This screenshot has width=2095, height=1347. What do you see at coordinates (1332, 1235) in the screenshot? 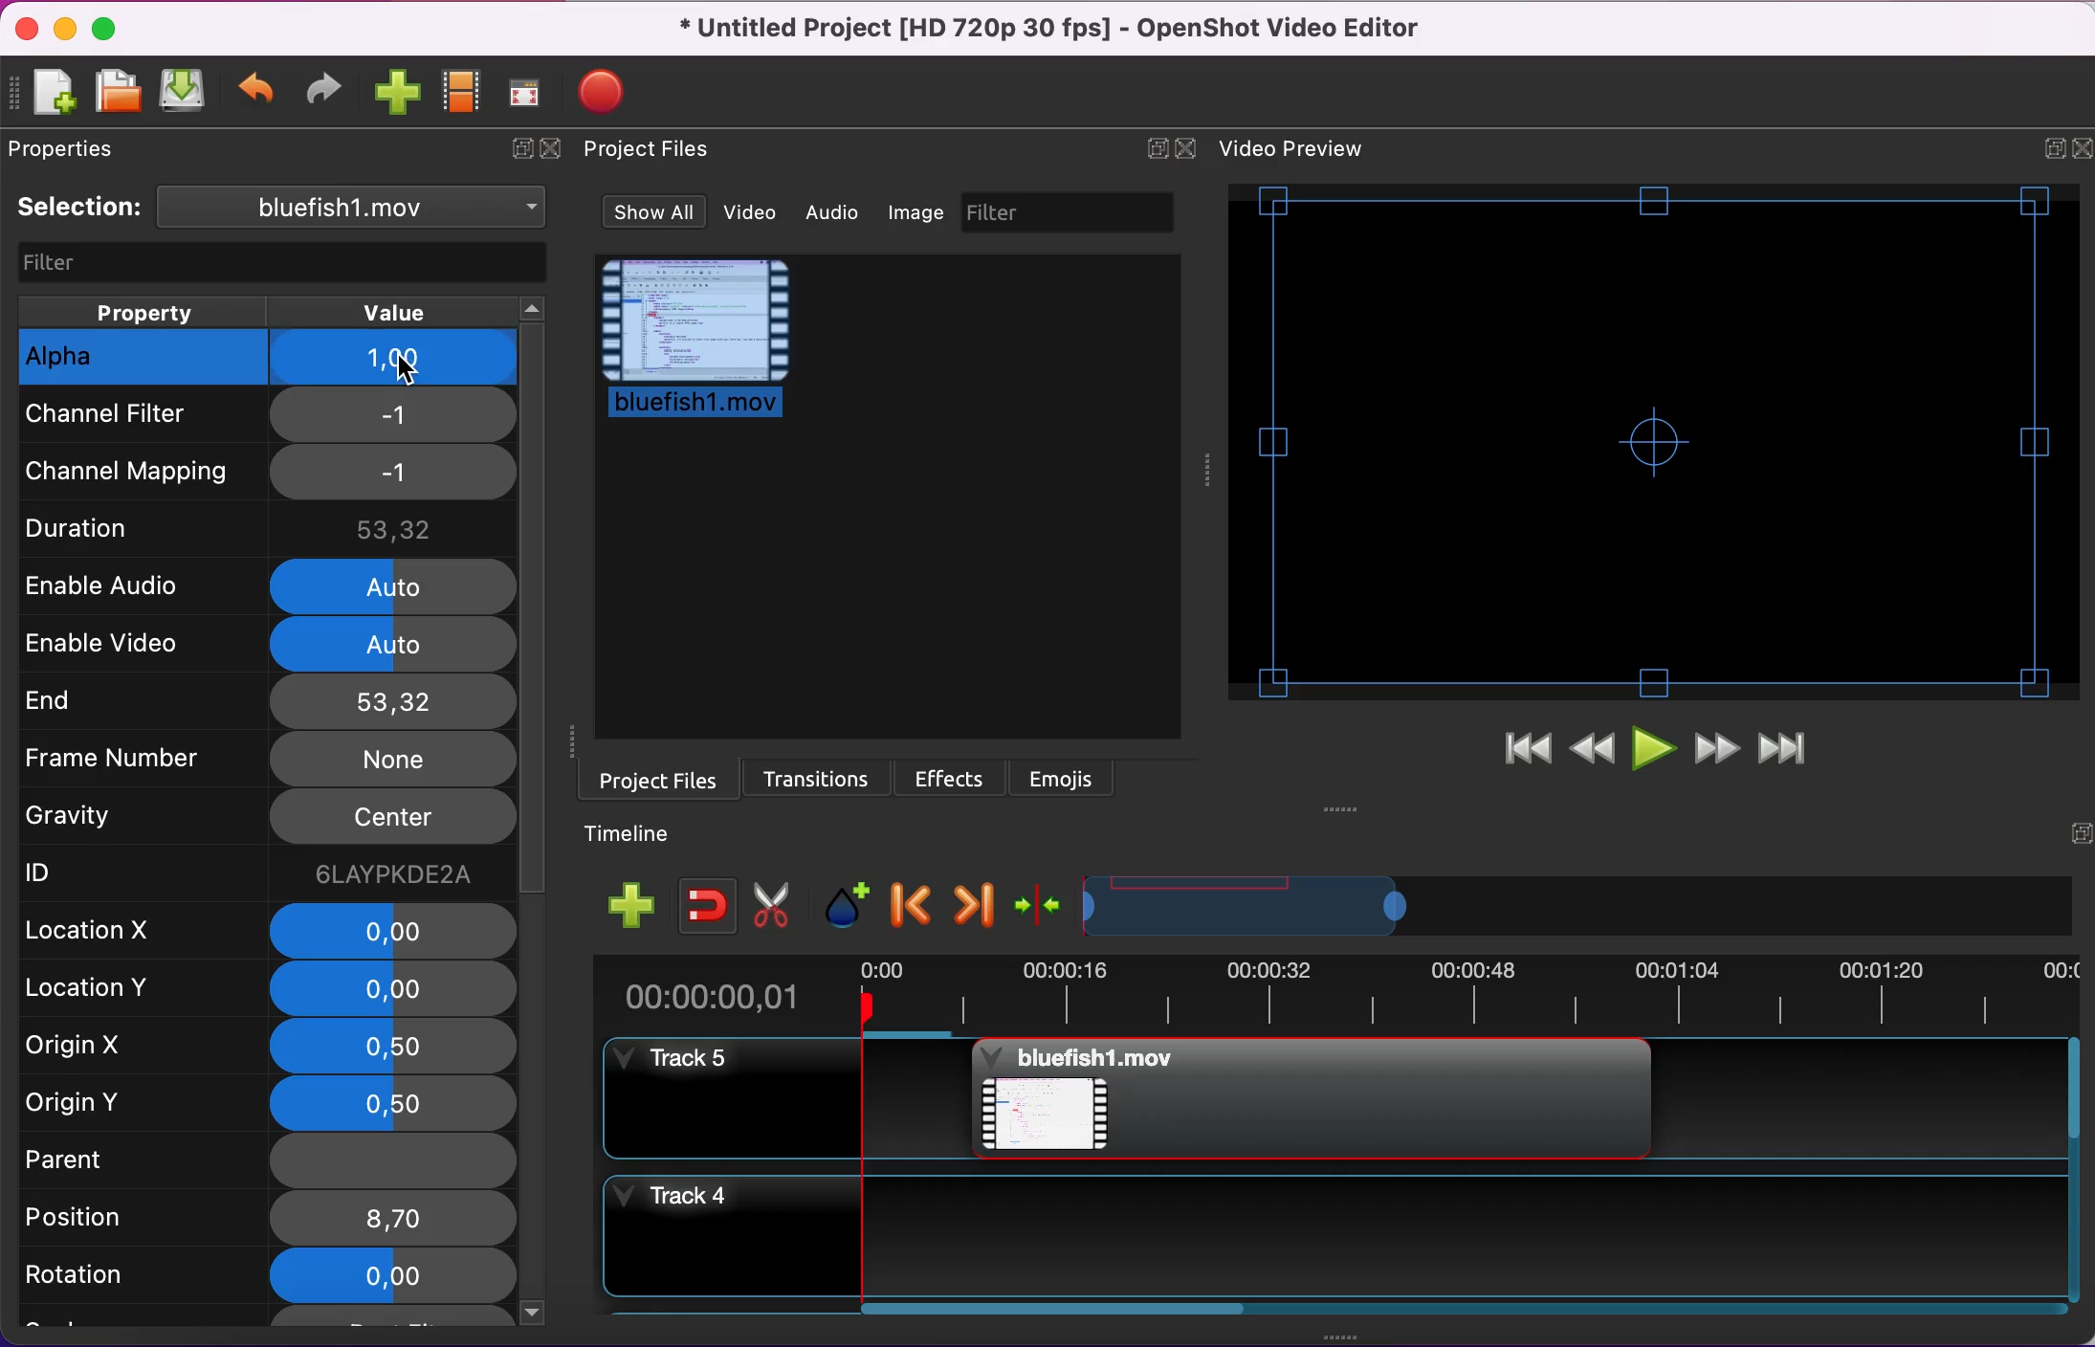
I see `track 4` at bounding box center [1332, 1235].